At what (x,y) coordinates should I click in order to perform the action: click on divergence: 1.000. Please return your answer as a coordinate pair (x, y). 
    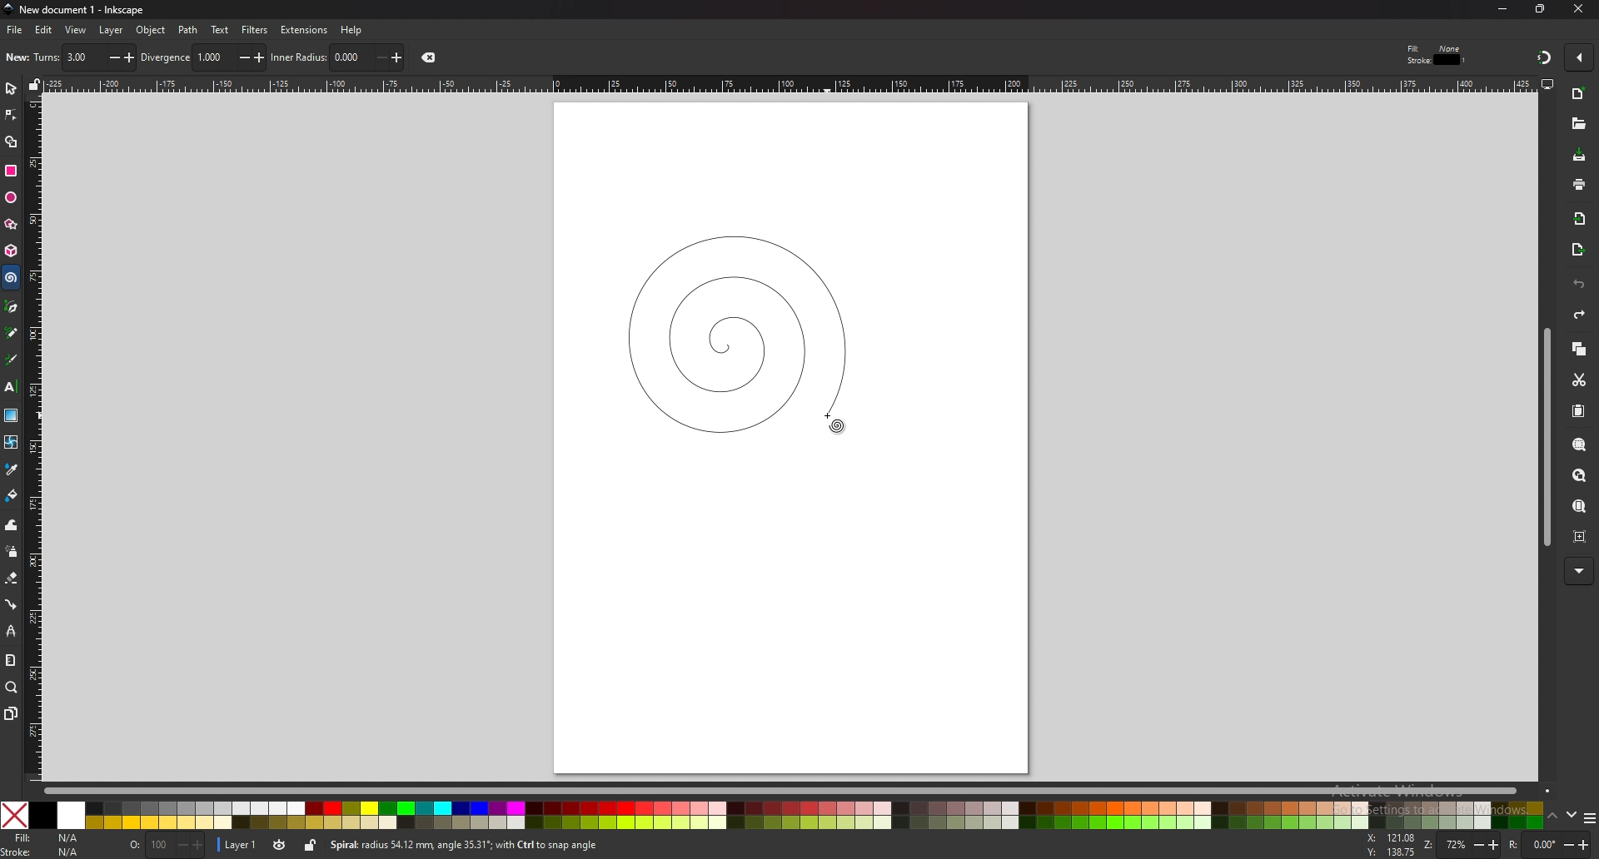
    Looking at the image, I should click on (203, 57).